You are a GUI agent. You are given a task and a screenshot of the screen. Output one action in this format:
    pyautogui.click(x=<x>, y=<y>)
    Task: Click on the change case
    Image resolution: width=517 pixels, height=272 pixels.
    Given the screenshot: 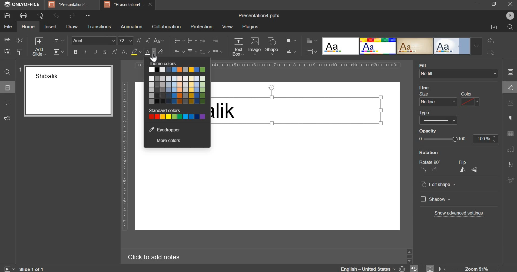 What is the action you would take?
    pyautogui.click(x=159, y=40)
    